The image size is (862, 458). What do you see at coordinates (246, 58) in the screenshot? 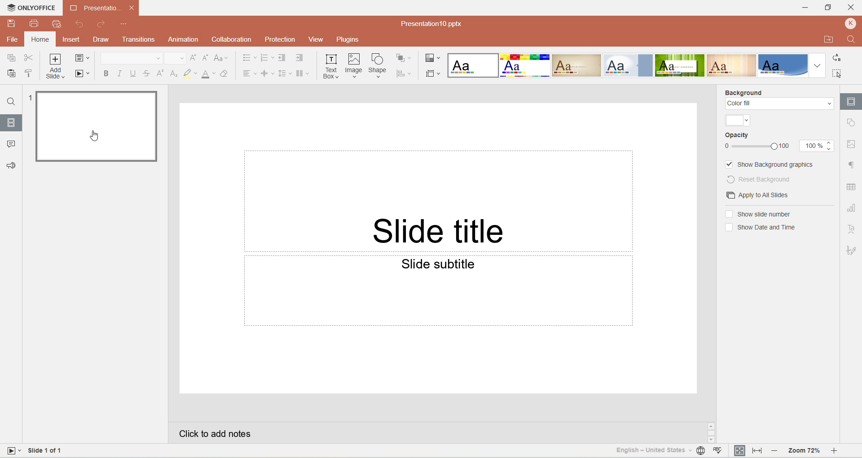
I see `Bullets` at bounding box center [246, 58].